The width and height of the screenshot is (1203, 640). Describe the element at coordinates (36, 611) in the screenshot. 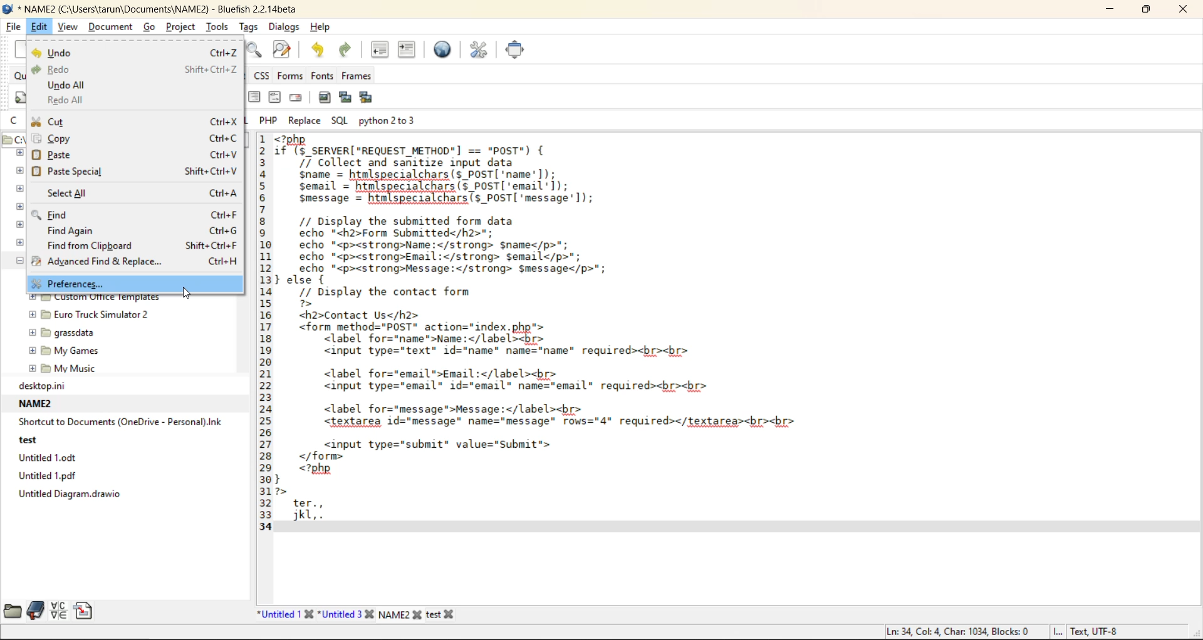

I see `bookmarks` at that location.